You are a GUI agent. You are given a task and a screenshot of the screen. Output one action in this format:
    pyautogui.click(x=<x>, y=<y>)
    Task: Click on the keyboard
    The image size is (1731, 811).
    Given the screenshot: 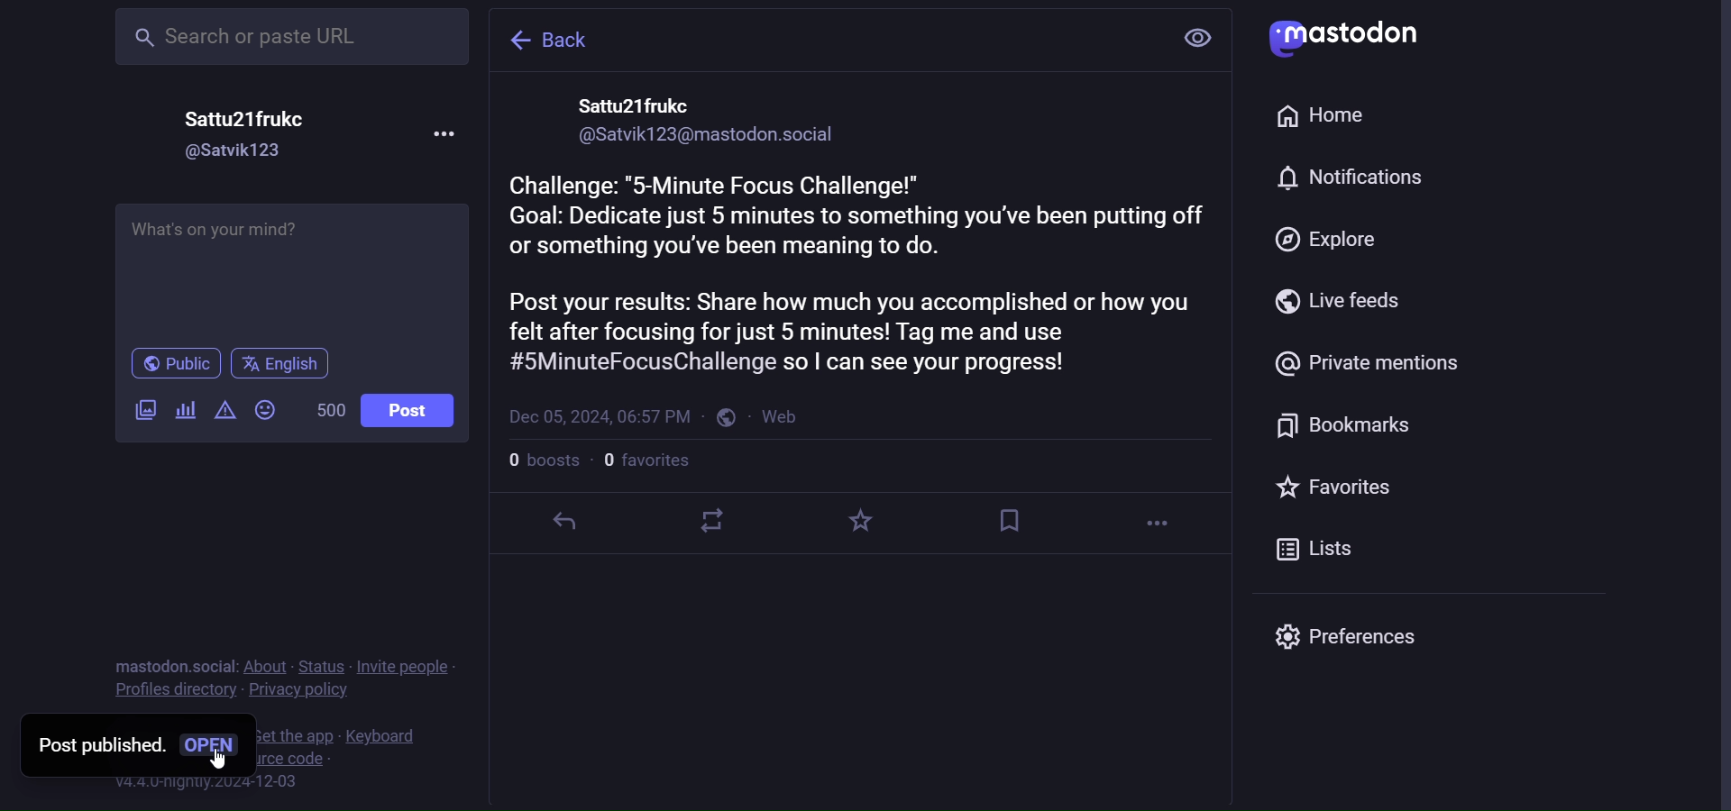 What is the action you would take?
    pyautogui.click(x=385, y=738)
    